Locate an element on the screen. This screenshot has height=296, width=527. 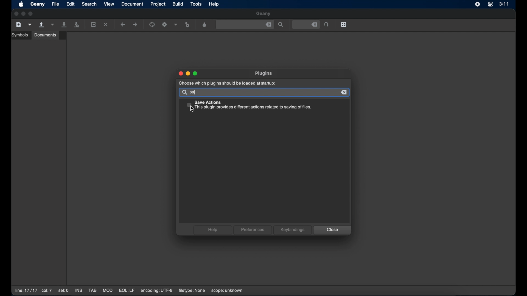
save actions plugin is located at coordinates (249, 106).